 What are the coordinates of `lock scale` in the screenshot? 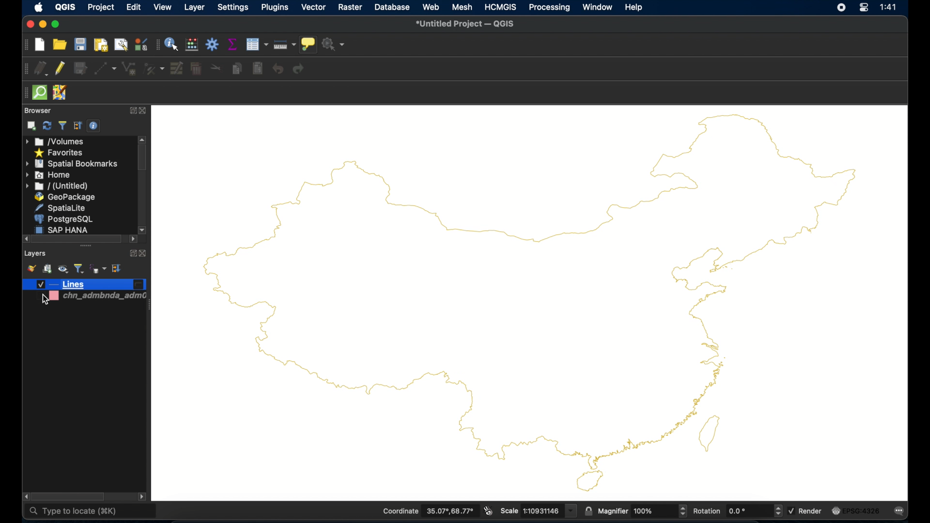 It's located at (588, 510).